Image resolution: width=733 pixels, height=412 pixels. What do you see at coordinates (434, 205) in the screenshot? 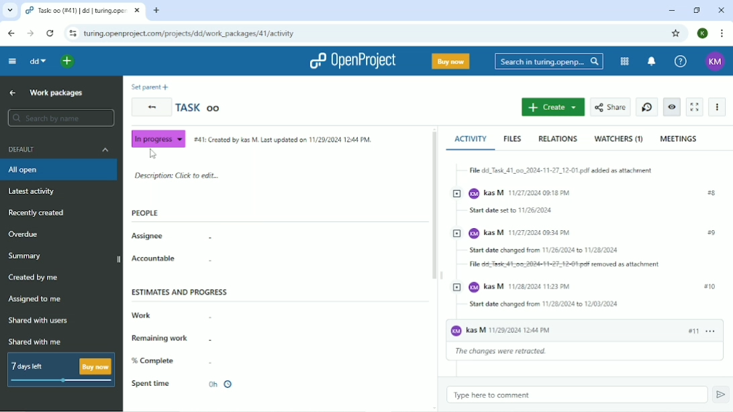
I see `Vertical scrollbar` at bounding box center [434, 205].